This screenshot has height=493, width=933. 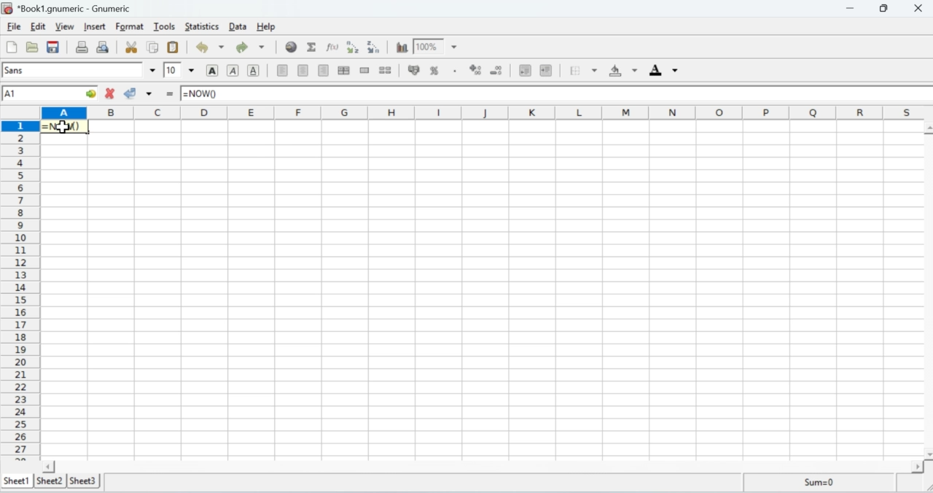 I want to click on Foreground, so click(x=663, y=71).